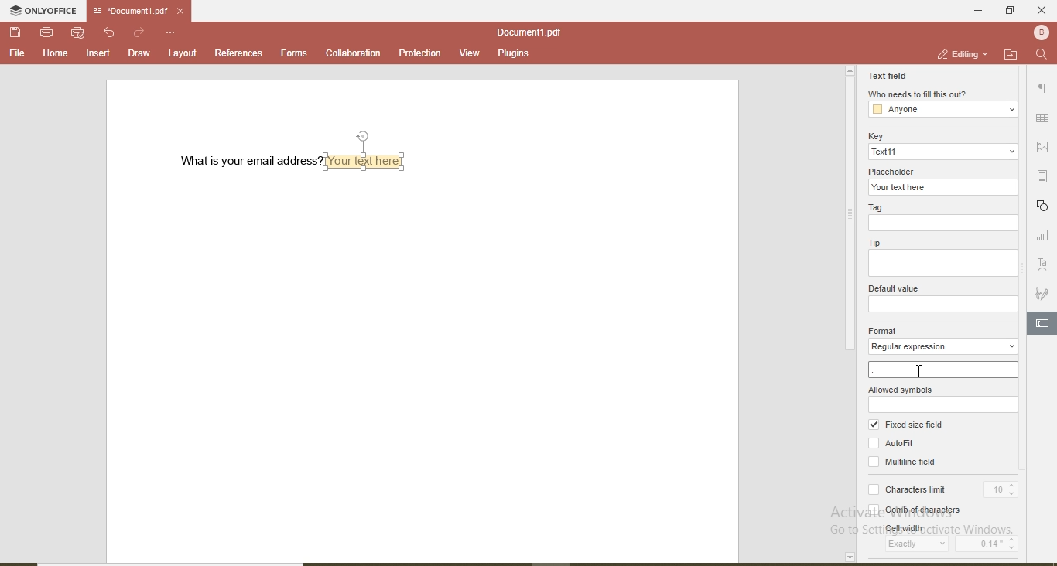 This screenshot has height=566, width=1057. Describe the element at coordinates (848, 217) in the screenshot. I see `vertical scroll bar` at that location.